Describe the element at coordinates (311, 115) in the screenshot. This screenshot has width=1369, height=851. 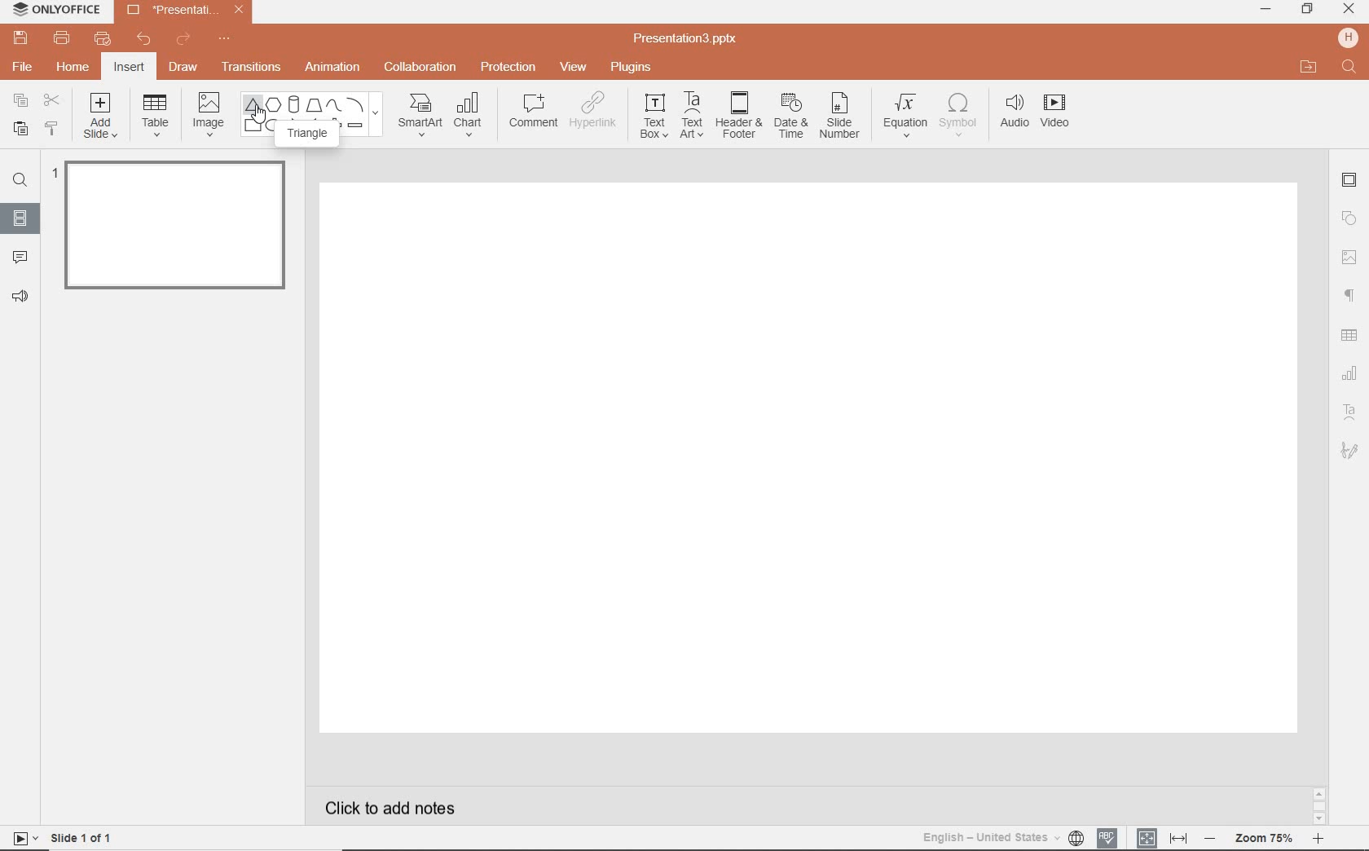
I see `SHAPES` at that location.